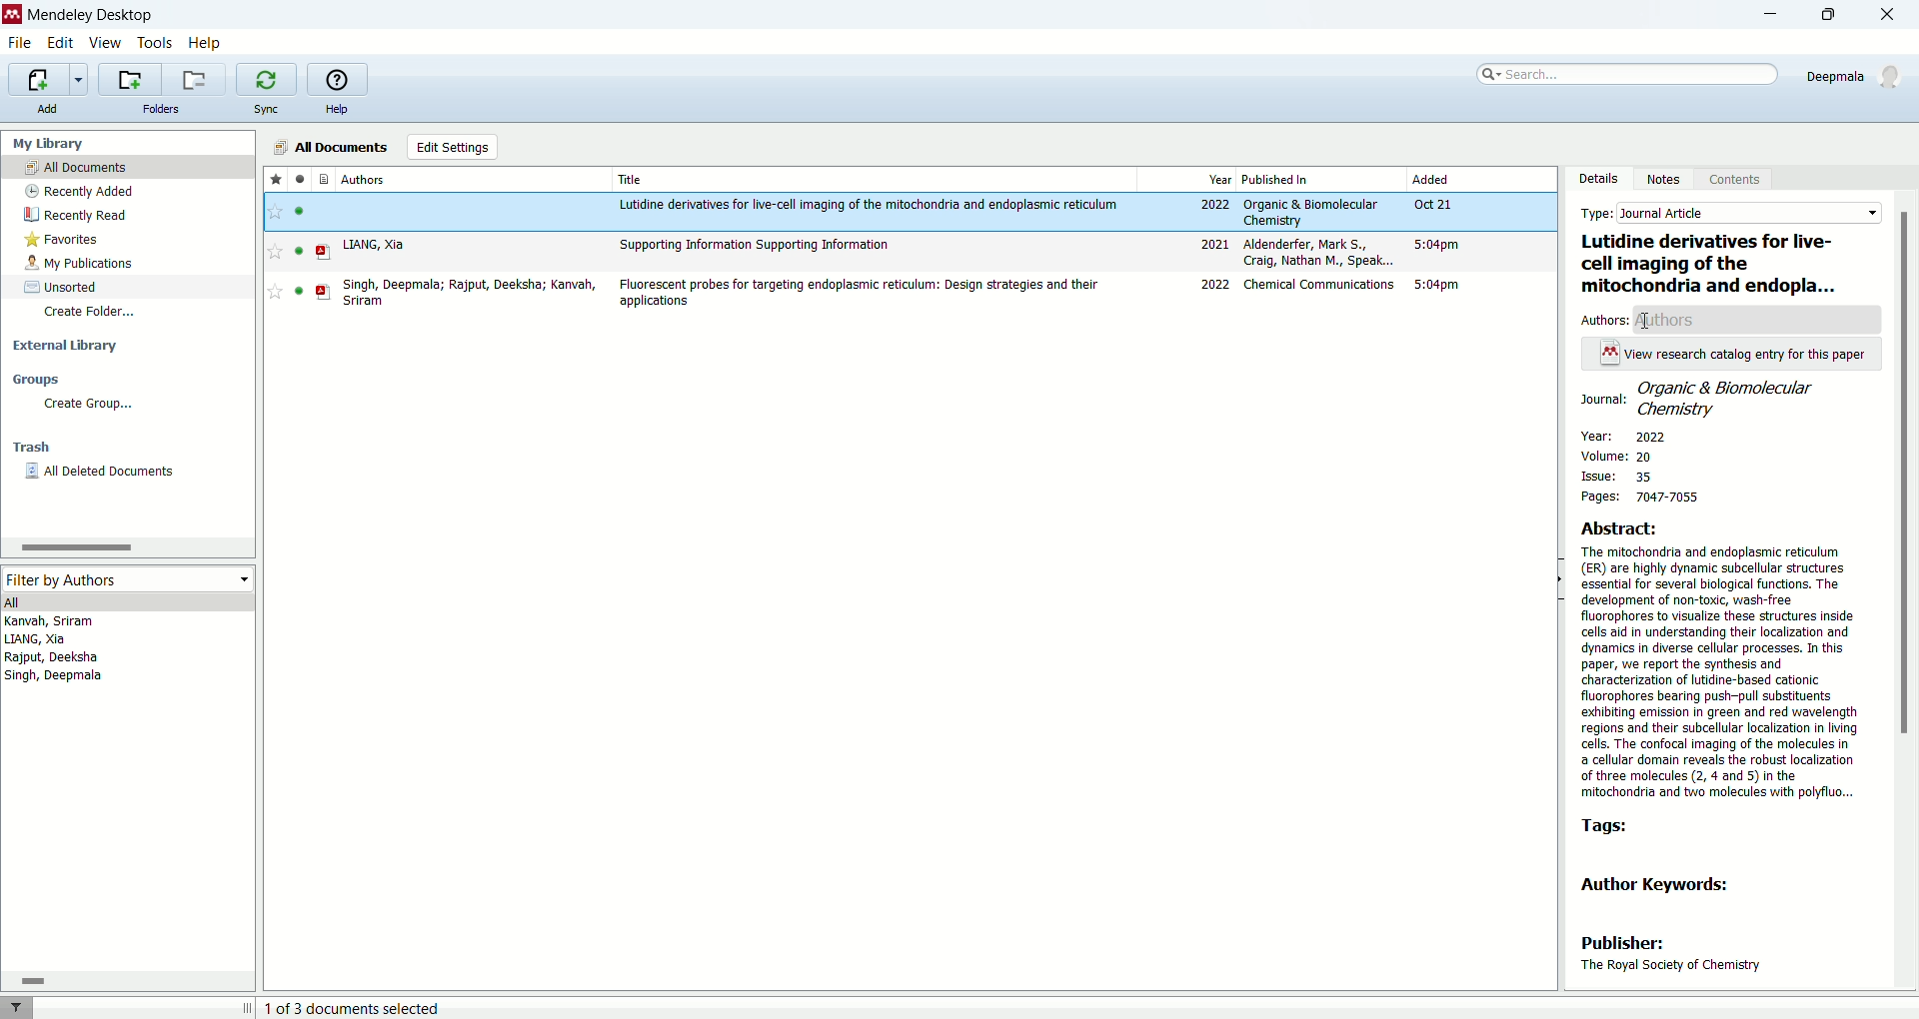 The height and width of the screenshot is (1019, 1919). What do you see at coordinates (1837, 15) in the screenshot?
I see `maximize` at bounding box center [1837, 15].